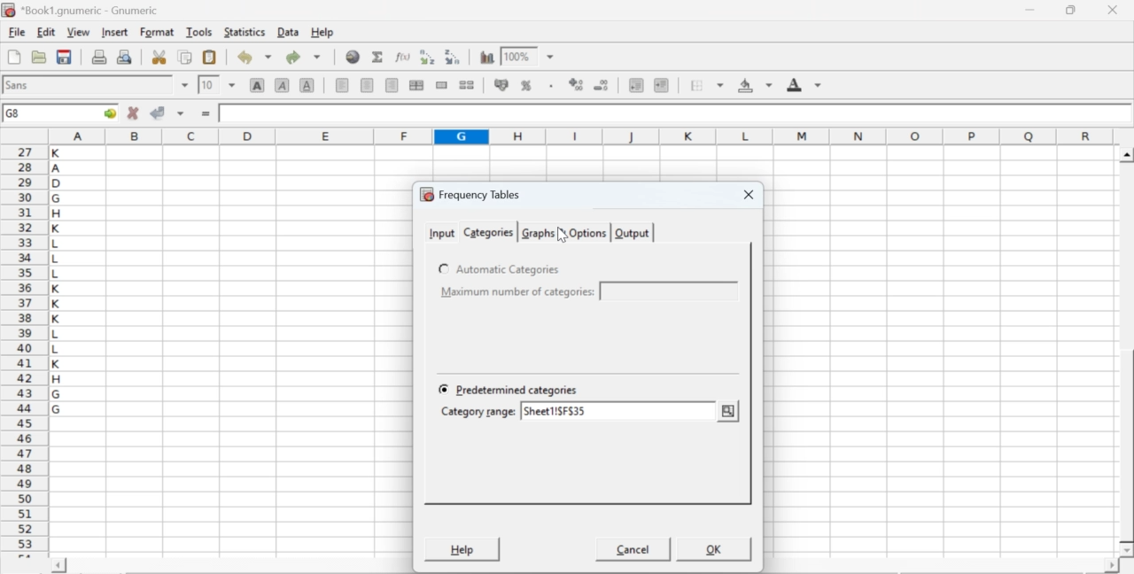  Describe the element at coordinates (46, 32) in the screenshot. I see `edit` at that location.